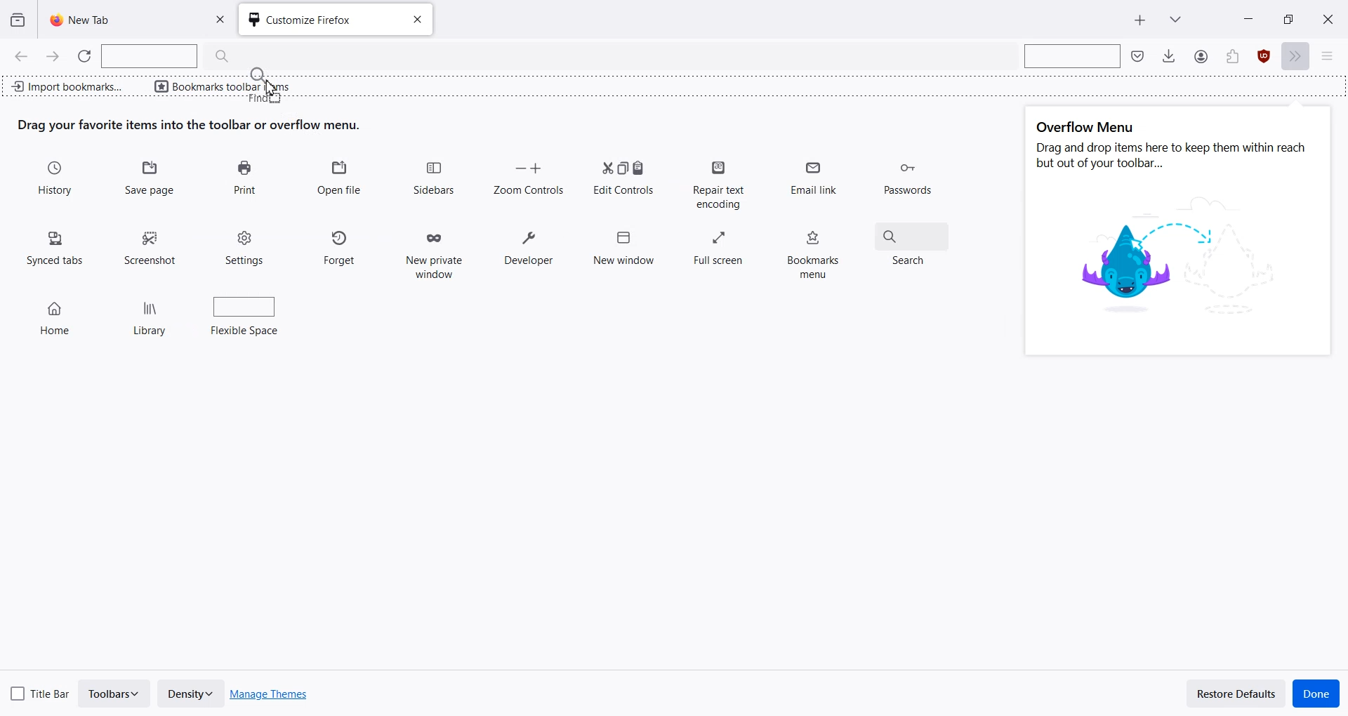 Image resolution: width=1348 pixels, height=716 pixels. What do you see at coordinates (1139, 55) in the screenshot?
I see `Save to pocket` at bounding box center [1139, 55].